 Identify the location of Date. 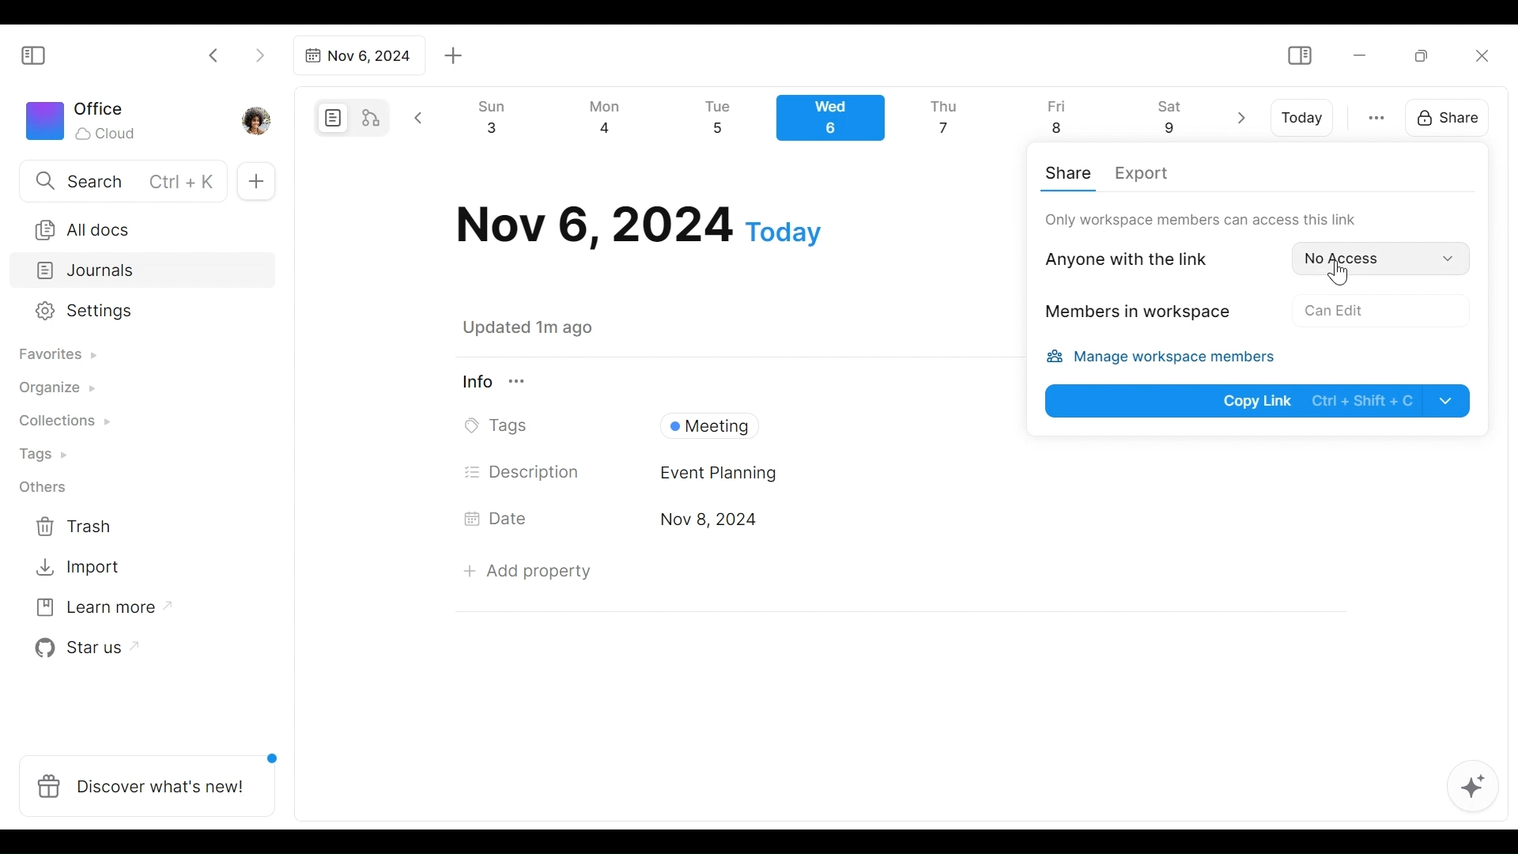
(501, 518).